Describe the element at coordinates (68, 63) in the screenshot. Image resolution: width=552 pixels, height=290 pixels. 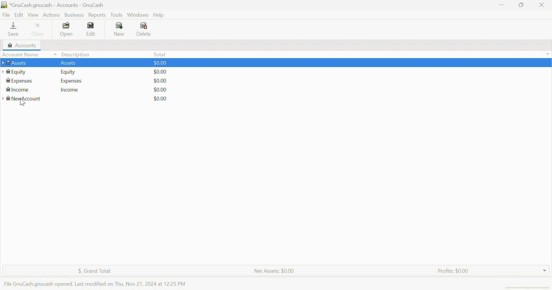
I see `Assets` at that location.